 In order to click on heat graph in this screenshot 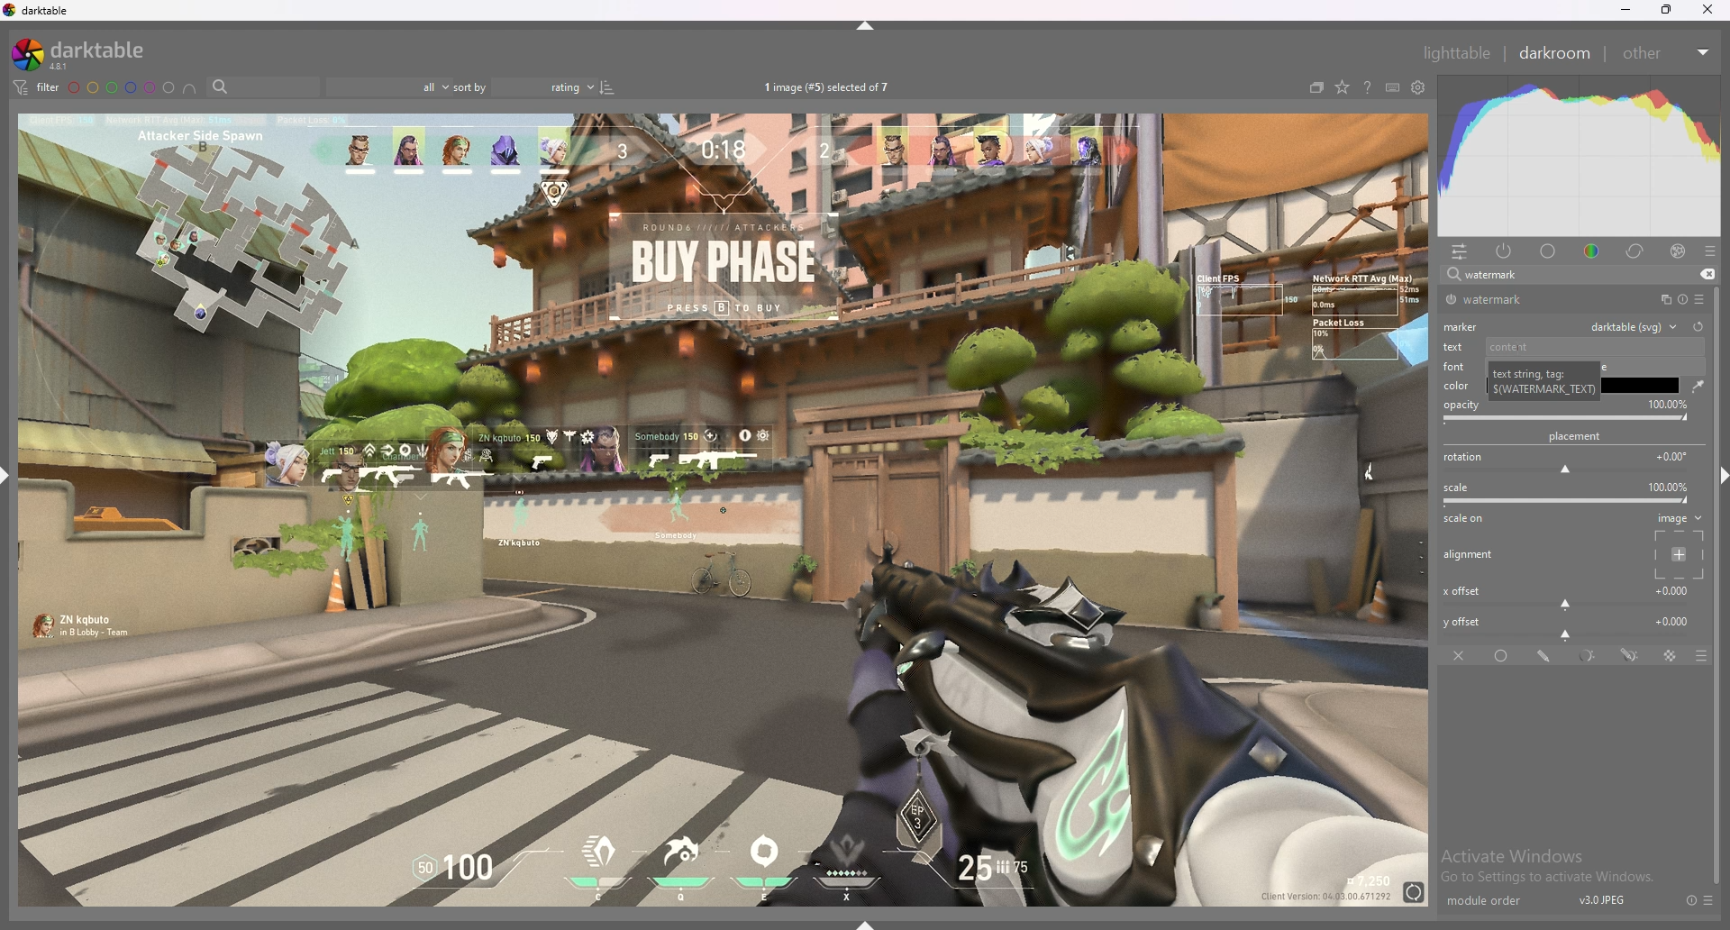, I will do `click(1580, 156)`.